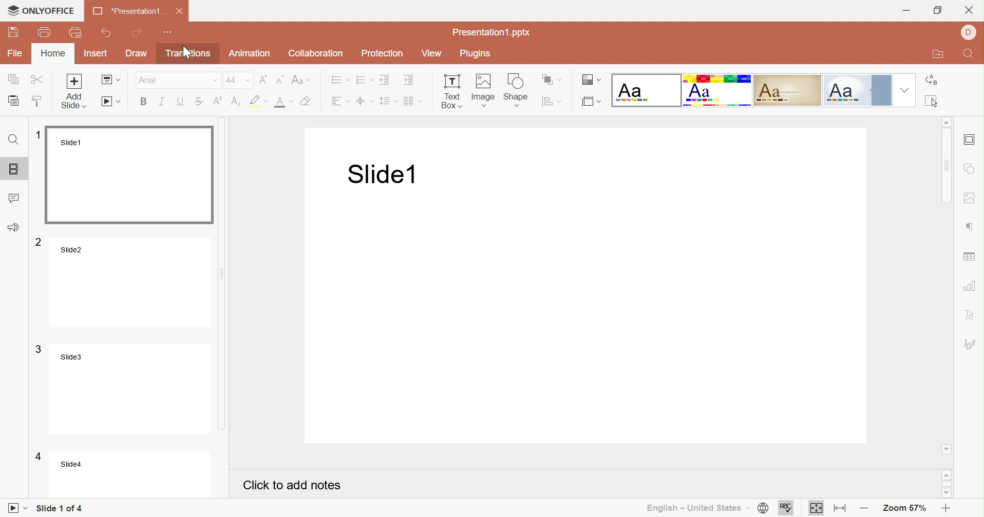  Describe the element at coordinates (108, 31) in the screenshot. I see `Undo` at that location.